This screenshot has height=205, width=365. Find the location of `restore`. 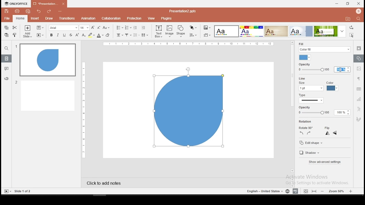

restore is located at coordinates (347, 4).